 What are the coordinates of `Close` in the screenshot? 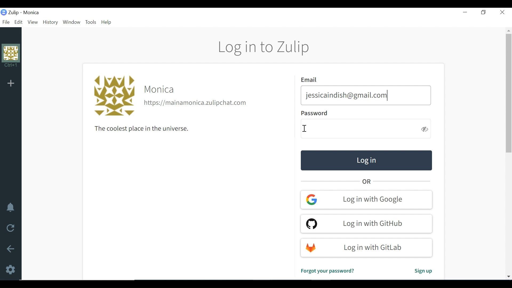 It's located at (502, 12).